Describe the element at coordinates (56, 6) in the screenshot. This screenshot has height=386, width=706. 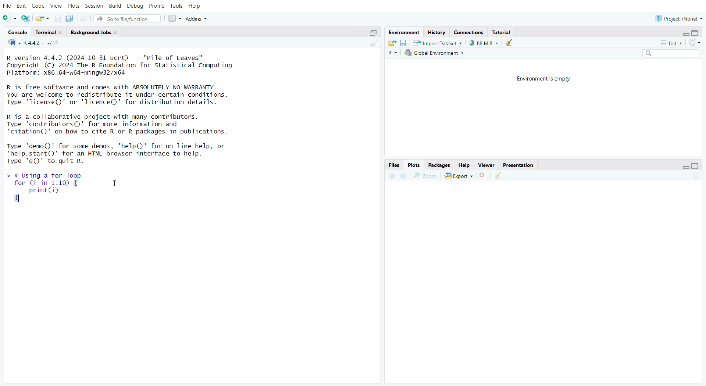
I see `view` at that location.